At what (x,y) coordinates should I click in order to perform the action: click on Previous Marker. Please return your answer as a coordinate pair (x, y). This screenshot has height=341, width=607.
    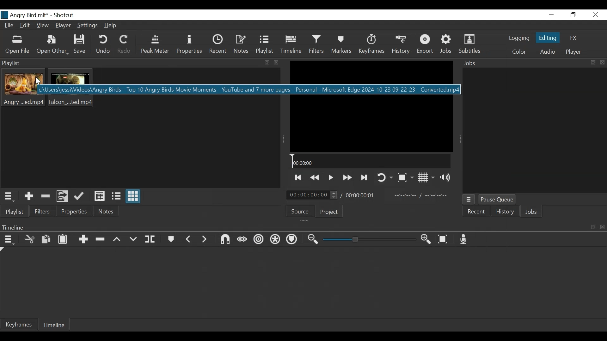
    Looking at the image, I should click on (189, 239).